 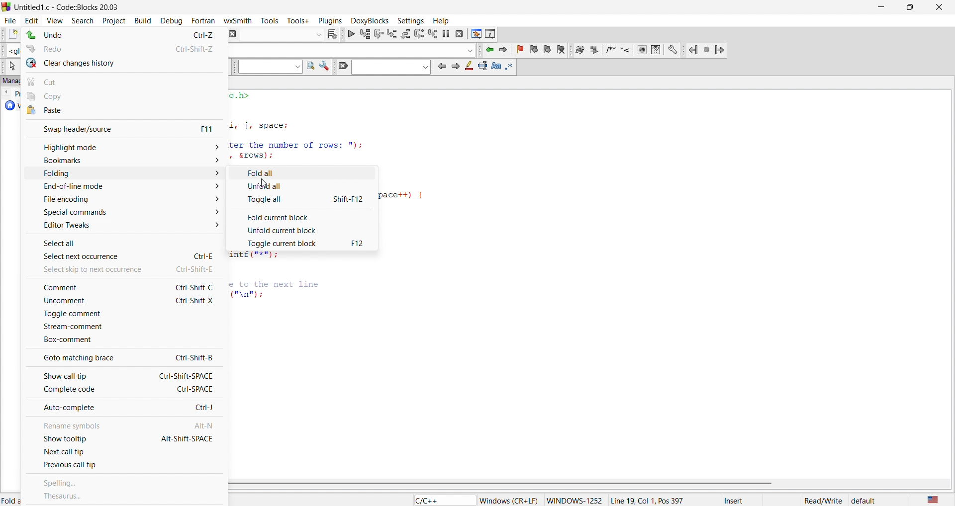 What do you see at coordinates (121, 287) in the screenshot?
I see `comment` at bounding box center [121, 287].